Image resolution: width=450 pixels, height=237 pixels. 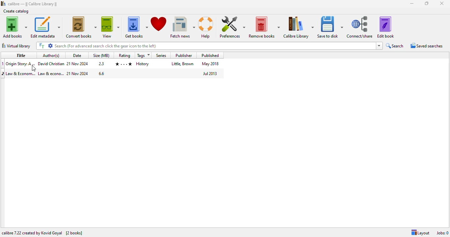 I want to click on donate to support calibre, so click(x=159, y=24).